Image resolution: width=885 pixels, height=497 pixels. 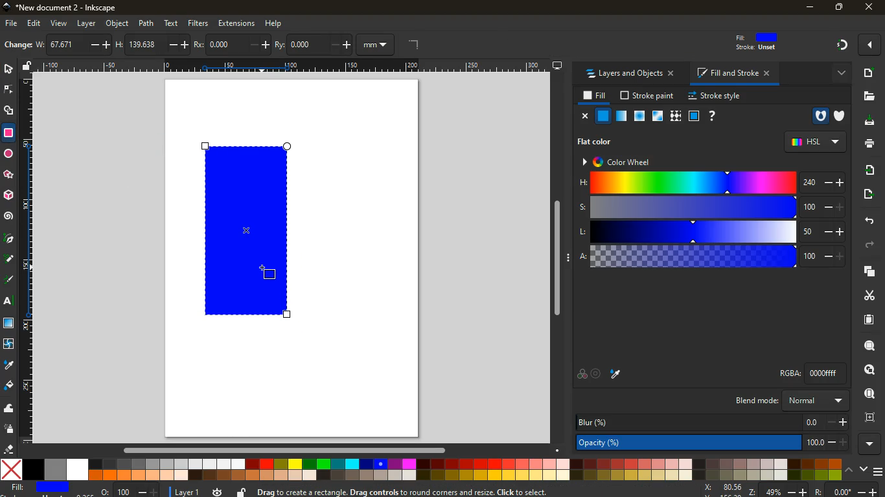 I want to click on stroke paint, so click(x=649, y=95).